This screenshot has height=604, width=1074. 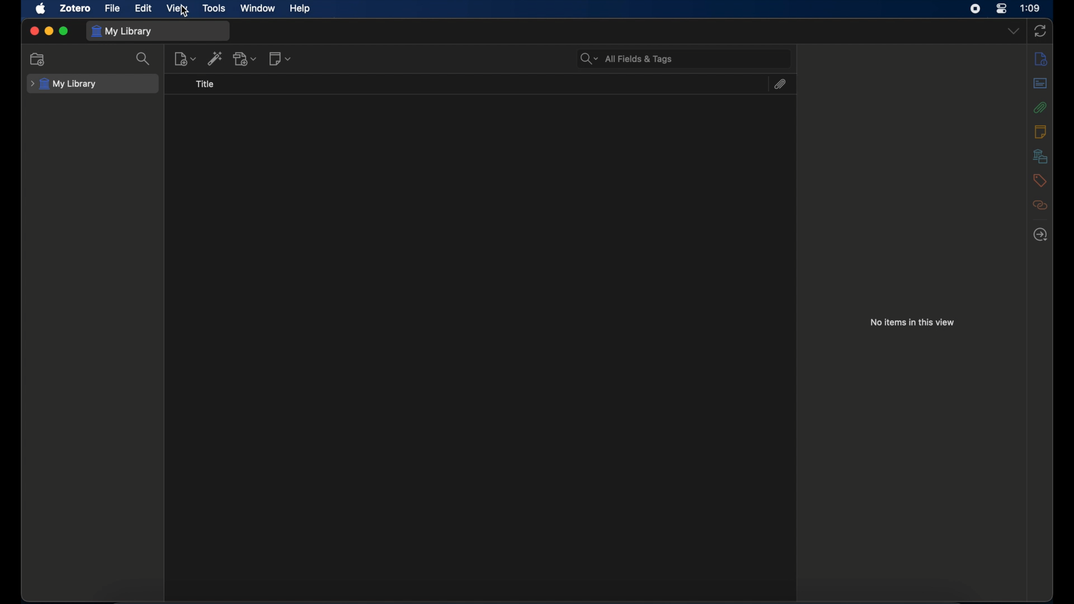 What do you see at coordinates (176, 8) in the screenshot?
I see `view` at bounding box center [176, 8].